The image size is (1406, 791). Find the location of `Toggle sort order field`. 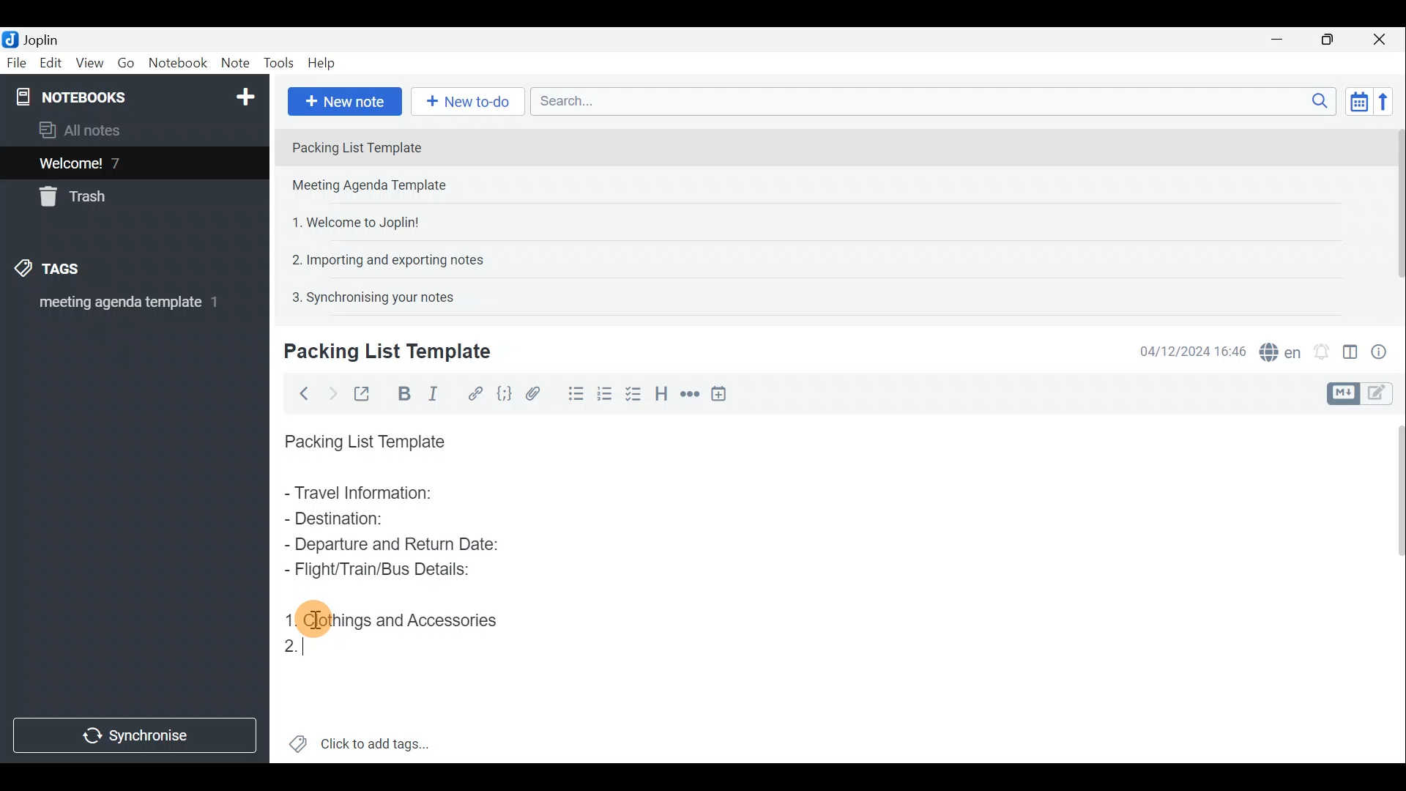

Toggle sort order field is located at coordinates (1354, 101).